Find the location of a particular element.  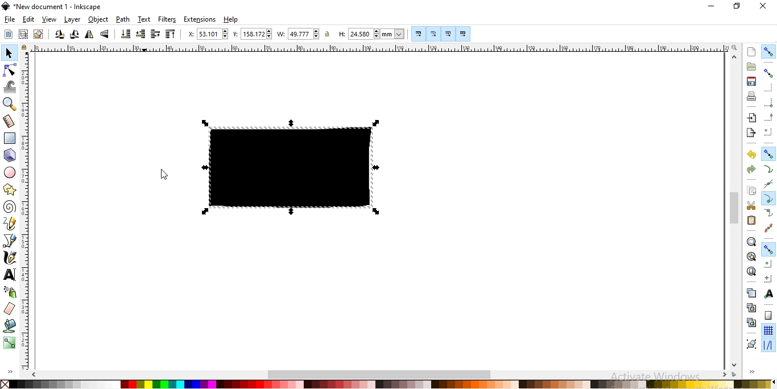

 is located at coordinates (769, 249).